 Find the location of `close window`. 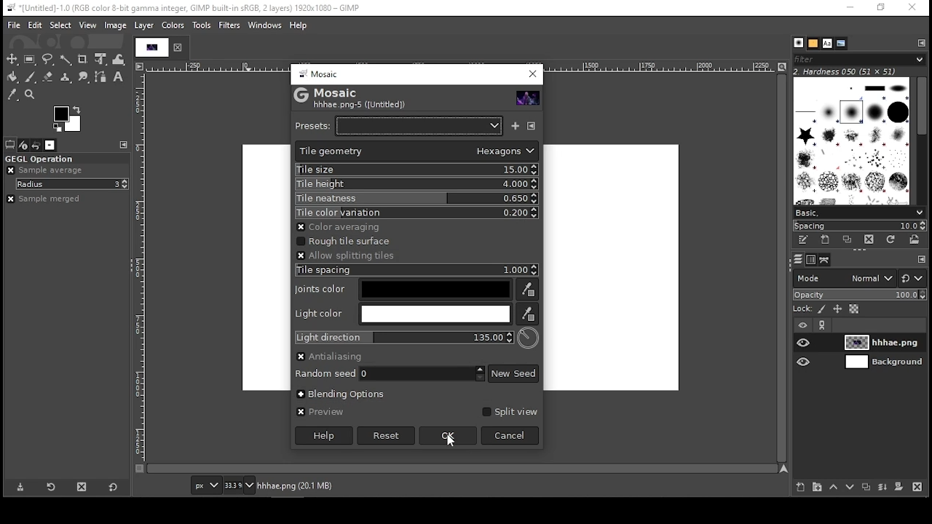

close window is located at coordinates (913, 7).